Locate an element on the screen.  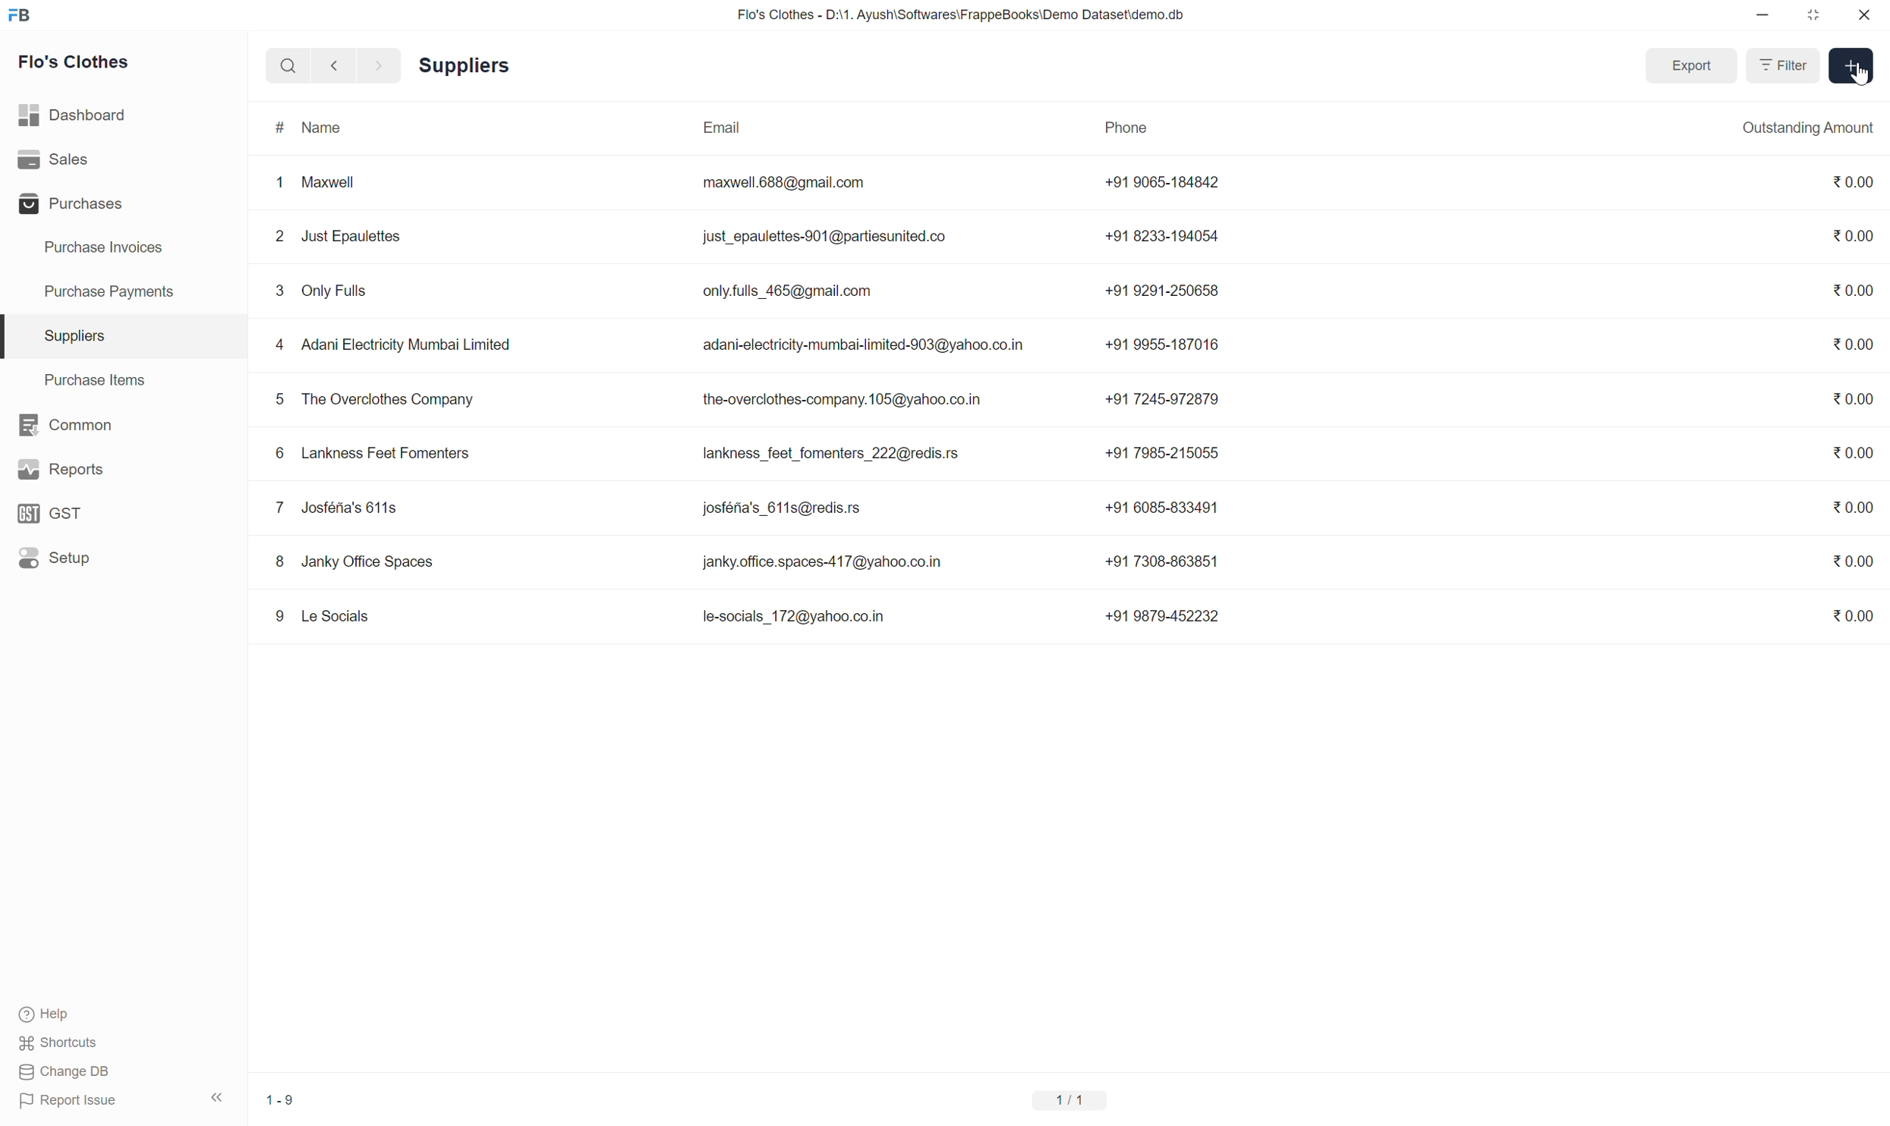
maxwell.688@gmail.com is located at coordinates (784, 183).